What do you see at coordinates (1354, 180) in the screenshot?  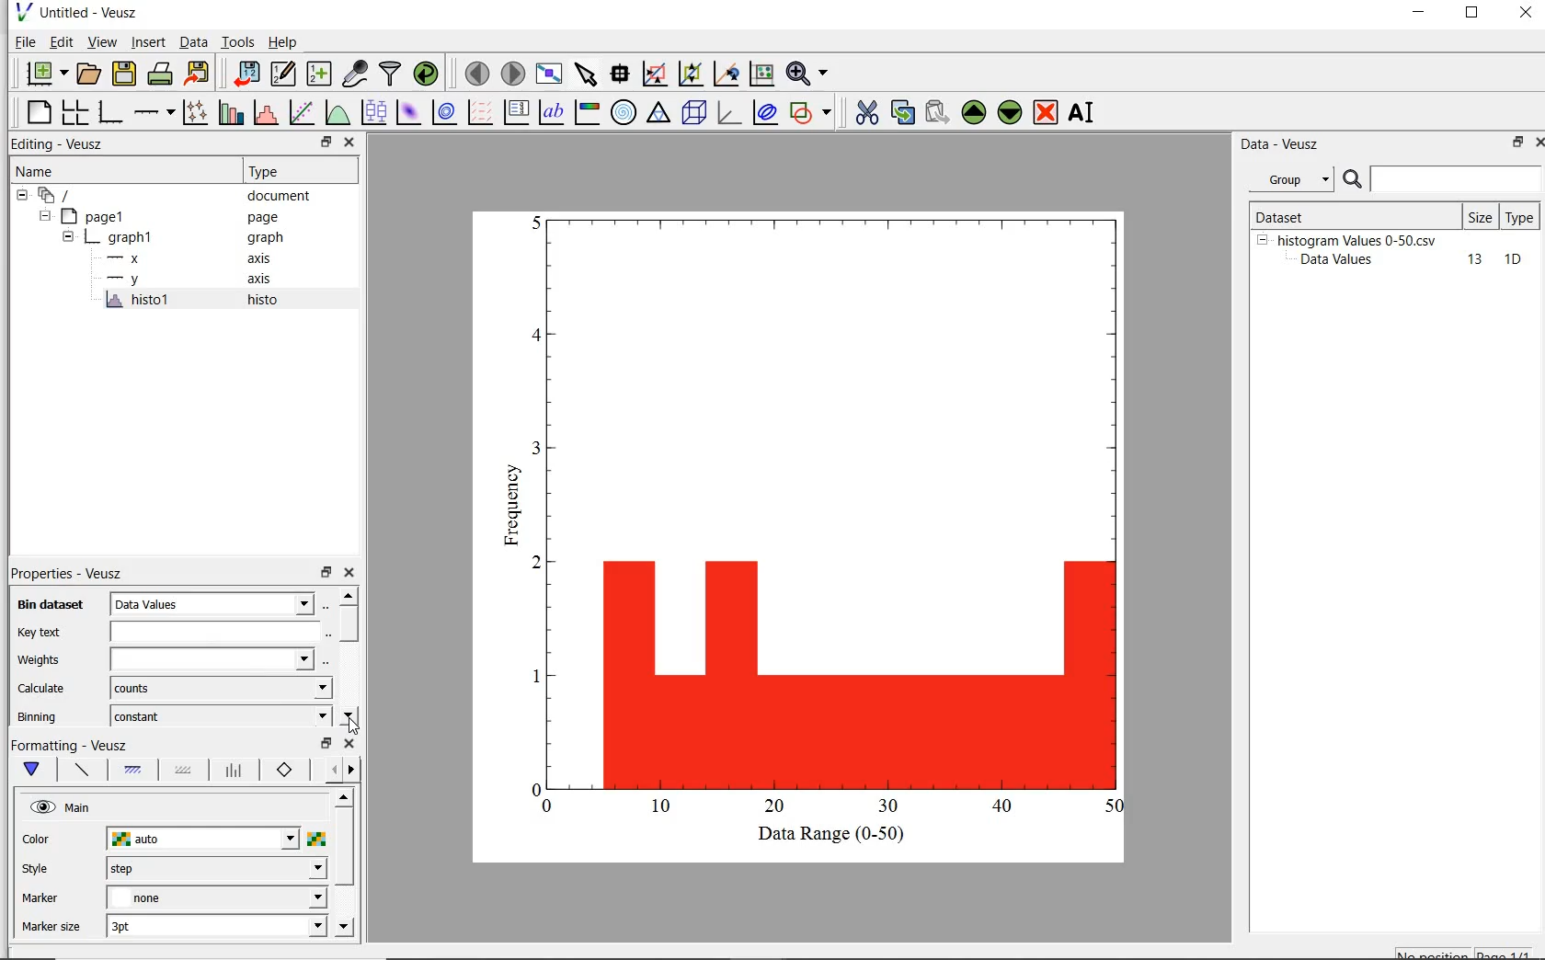 I see `search` at bounding box center [1354, 180].